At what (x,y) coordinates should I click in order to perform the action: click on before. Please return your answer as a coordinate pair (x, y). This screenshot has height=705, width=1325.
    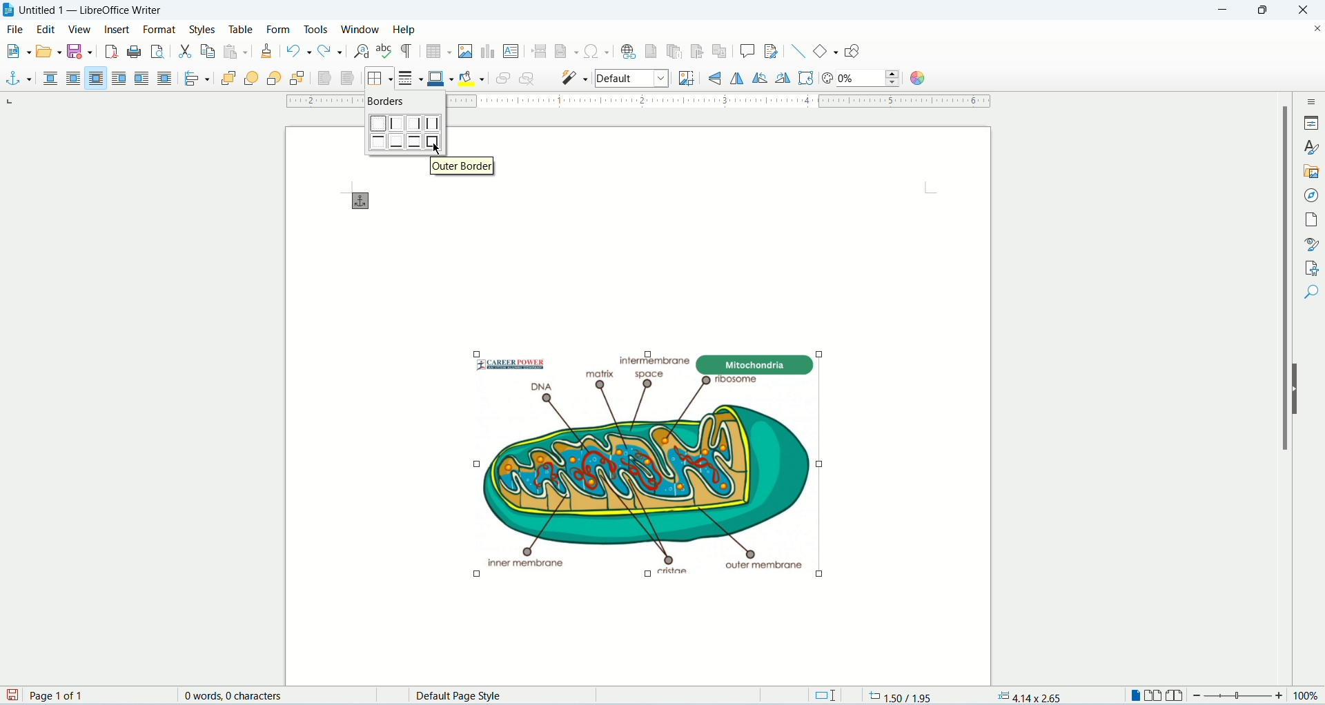
    Looking at the image, I should click on (120, 79).